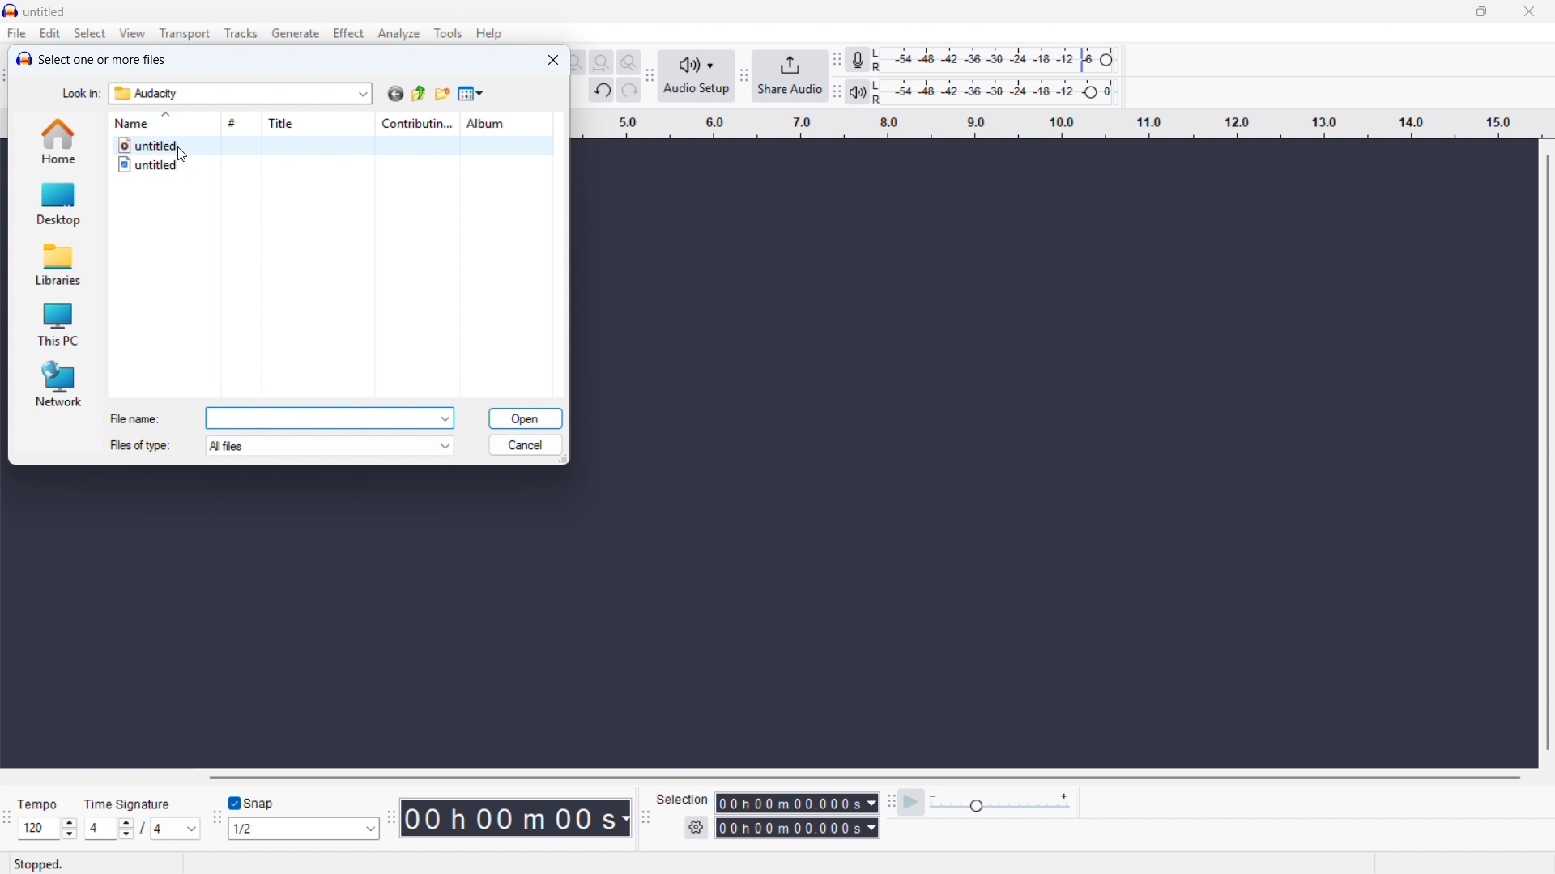  I want to click on Set snapping , so click(304, 828).